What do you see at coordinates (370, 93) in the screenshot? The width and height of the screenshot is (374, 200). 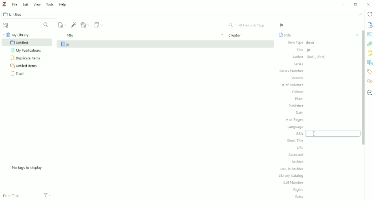 I see `Locate` at bounding box center [370, 93].